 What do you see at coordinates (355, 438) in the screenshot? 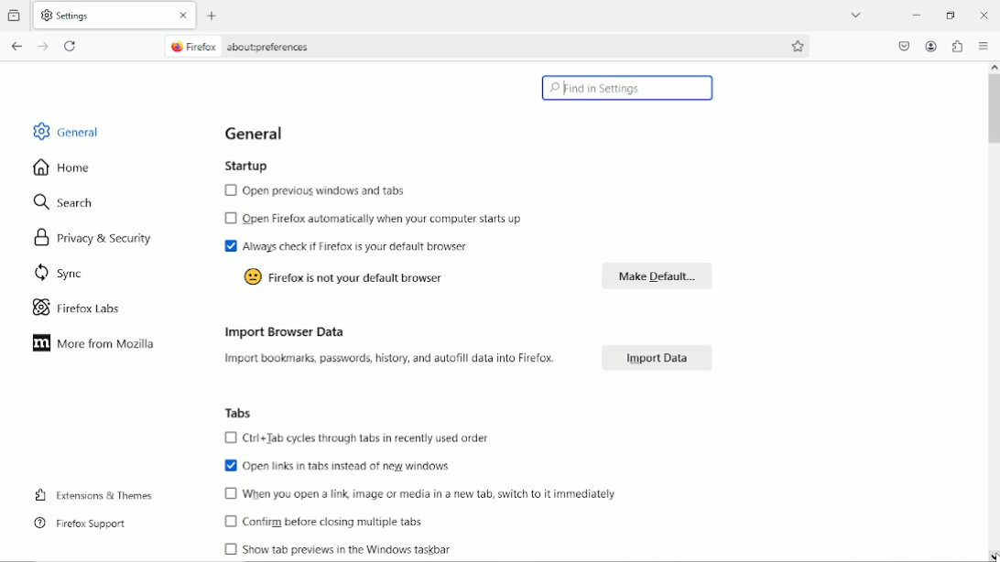
I see `Ctrl+Jab cycles through tabs in recently used order` at bounding box center [355, 438].